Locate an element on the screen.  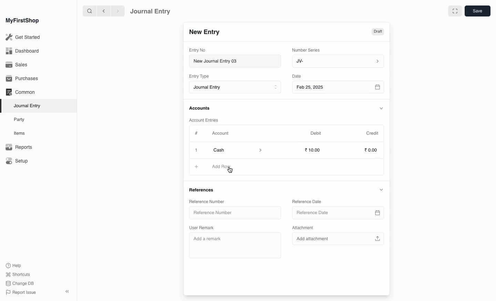
Reference Date is located at coordinates (308, 201).